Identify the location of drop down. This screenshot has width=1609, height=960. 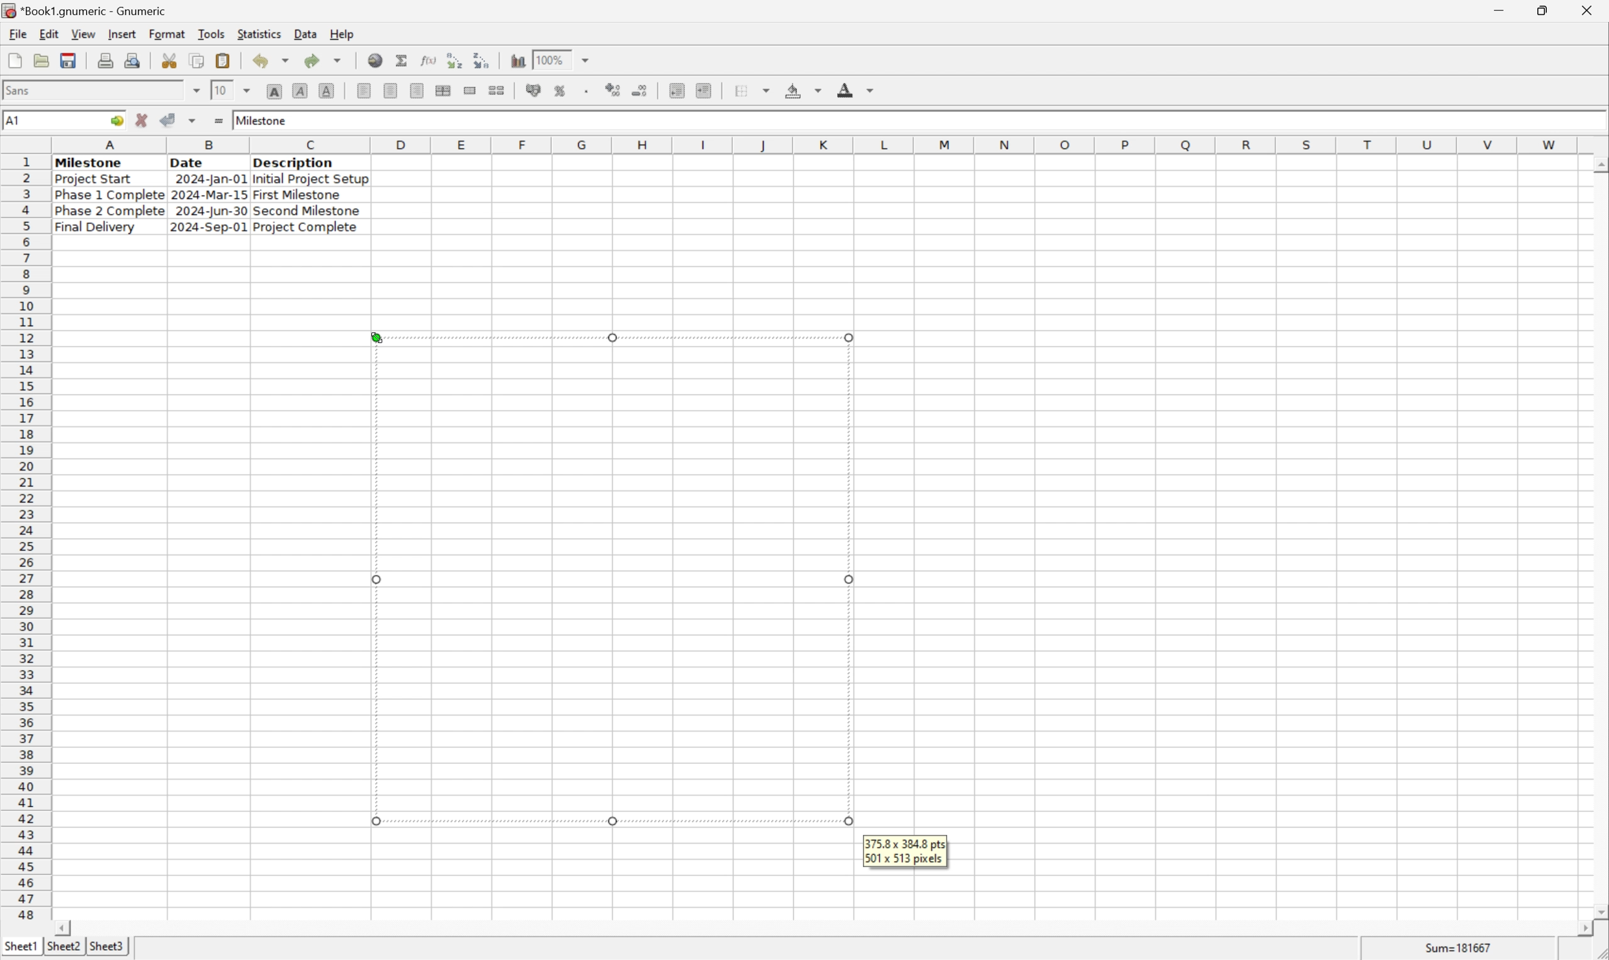
(586, 60).